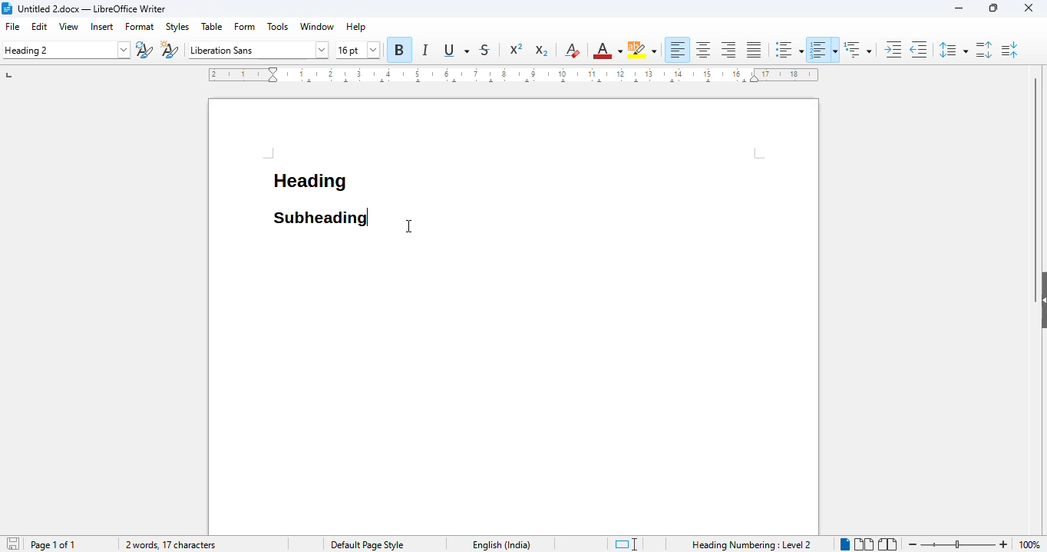  I want to click on save, so click(15, 539).